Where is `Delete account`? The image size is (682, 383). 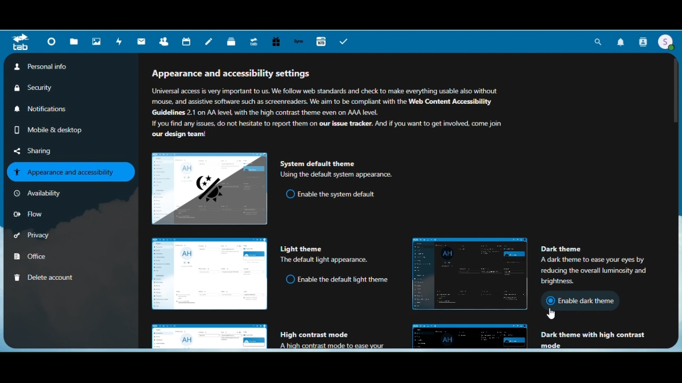 Delete account is located at coordinates (55, 277).